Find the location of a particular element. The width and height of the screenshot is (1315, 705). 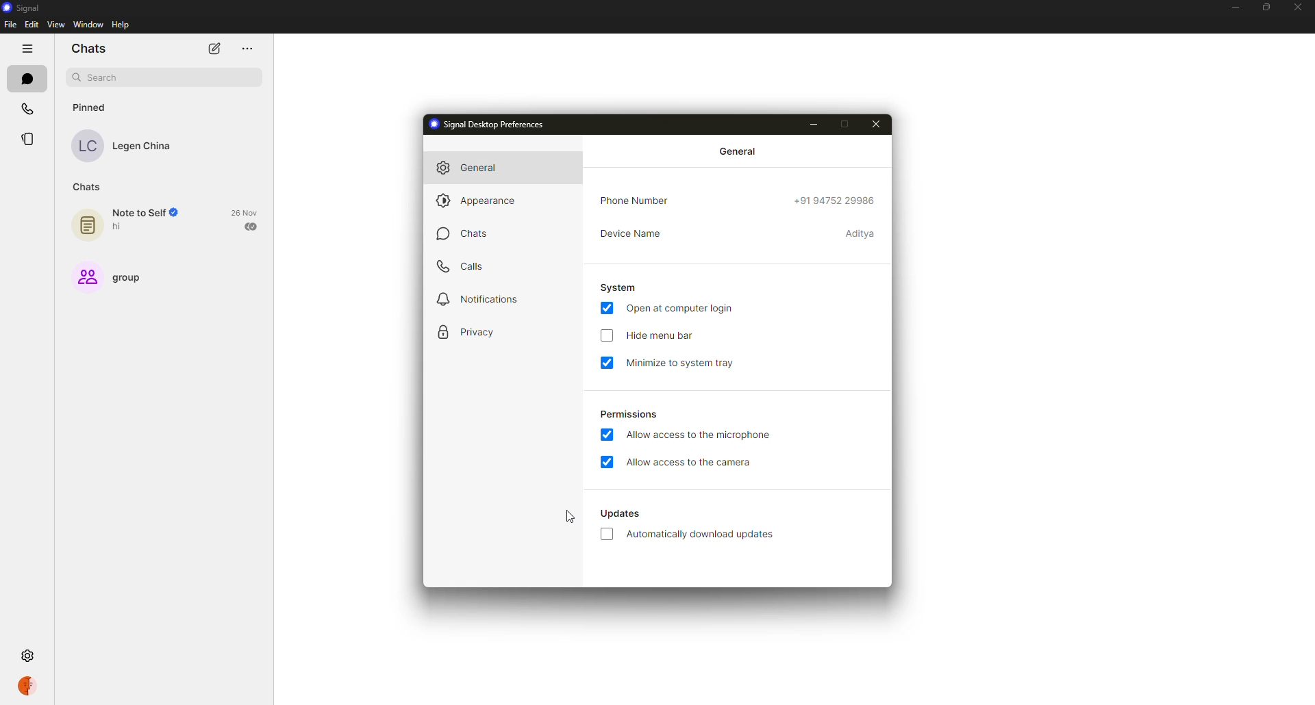

enabled is located at coordinates (606, 461).